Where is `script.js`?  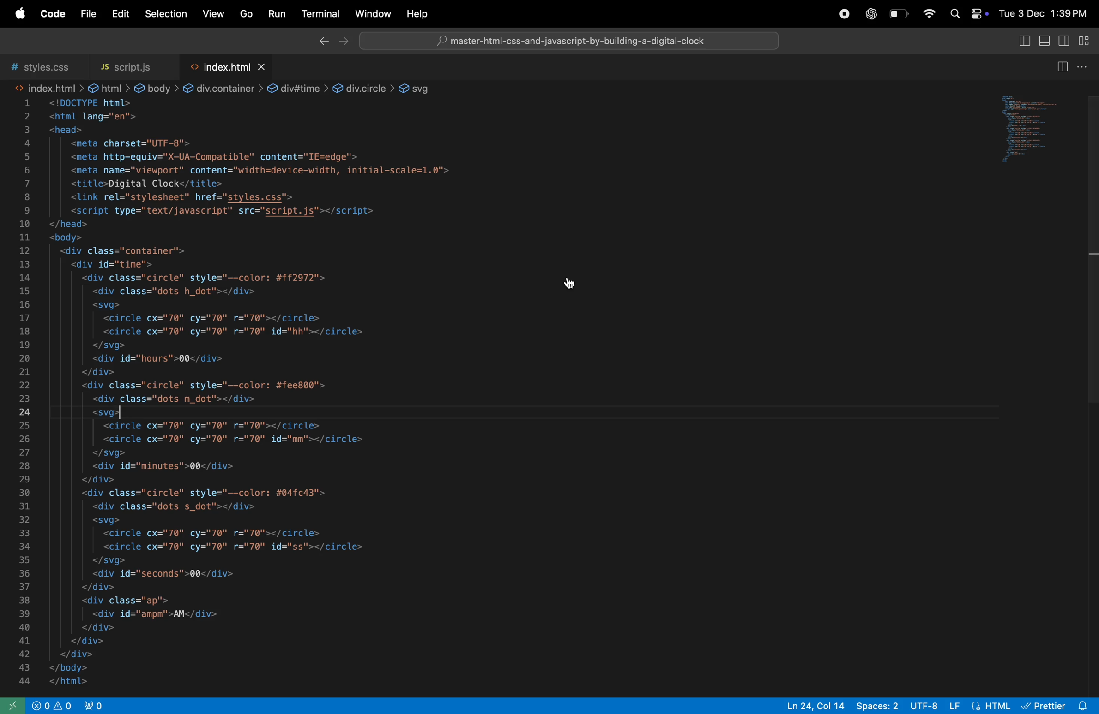 script.js is located at coordinates (127, 62).